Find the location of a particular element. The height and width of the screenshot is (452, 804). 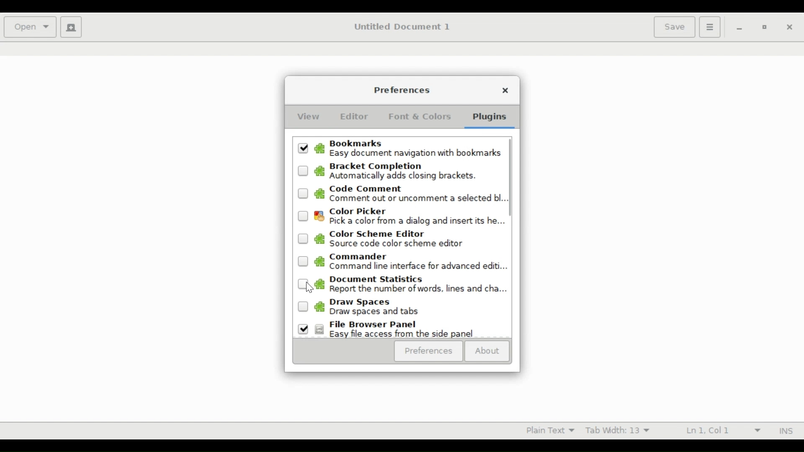

Save is located at coordinates (674, 27).